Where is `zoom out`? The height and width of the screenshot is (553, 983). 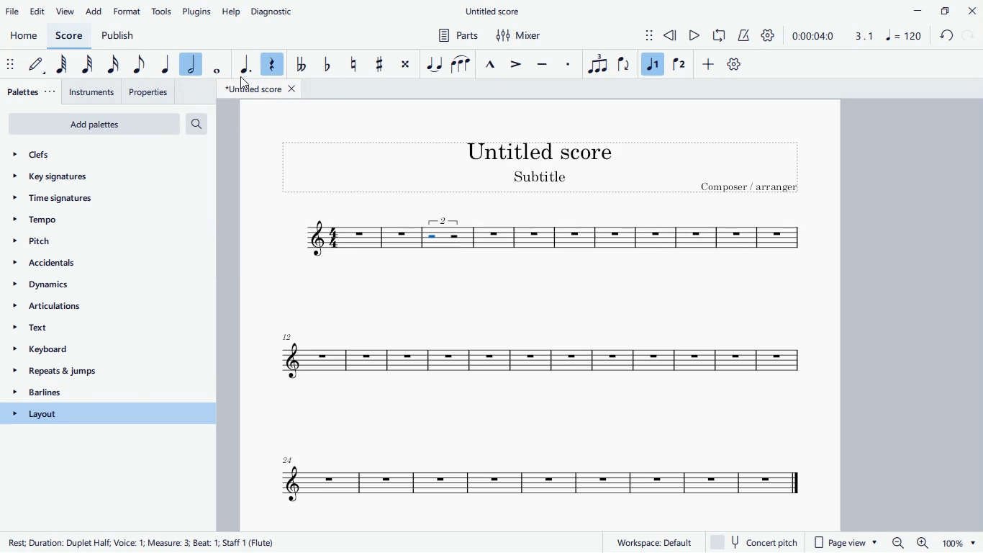 zoom out is located at coordinates (897, 543).